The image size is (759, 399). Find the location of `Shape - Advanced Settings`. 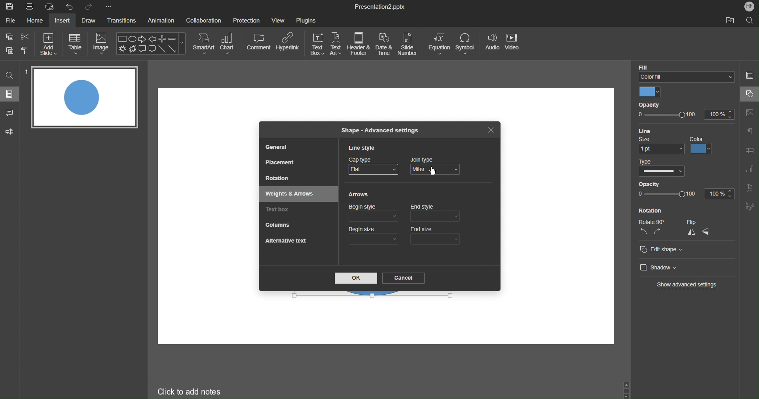

Shape - Advanced Settings is located at coordinates (378, 130).